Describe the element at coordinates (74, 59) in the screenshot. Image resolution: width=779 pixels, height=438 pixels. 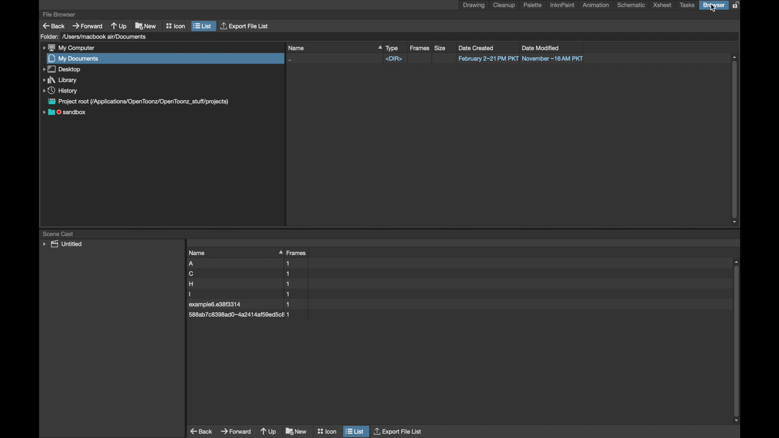
I see `my documents` at that location.